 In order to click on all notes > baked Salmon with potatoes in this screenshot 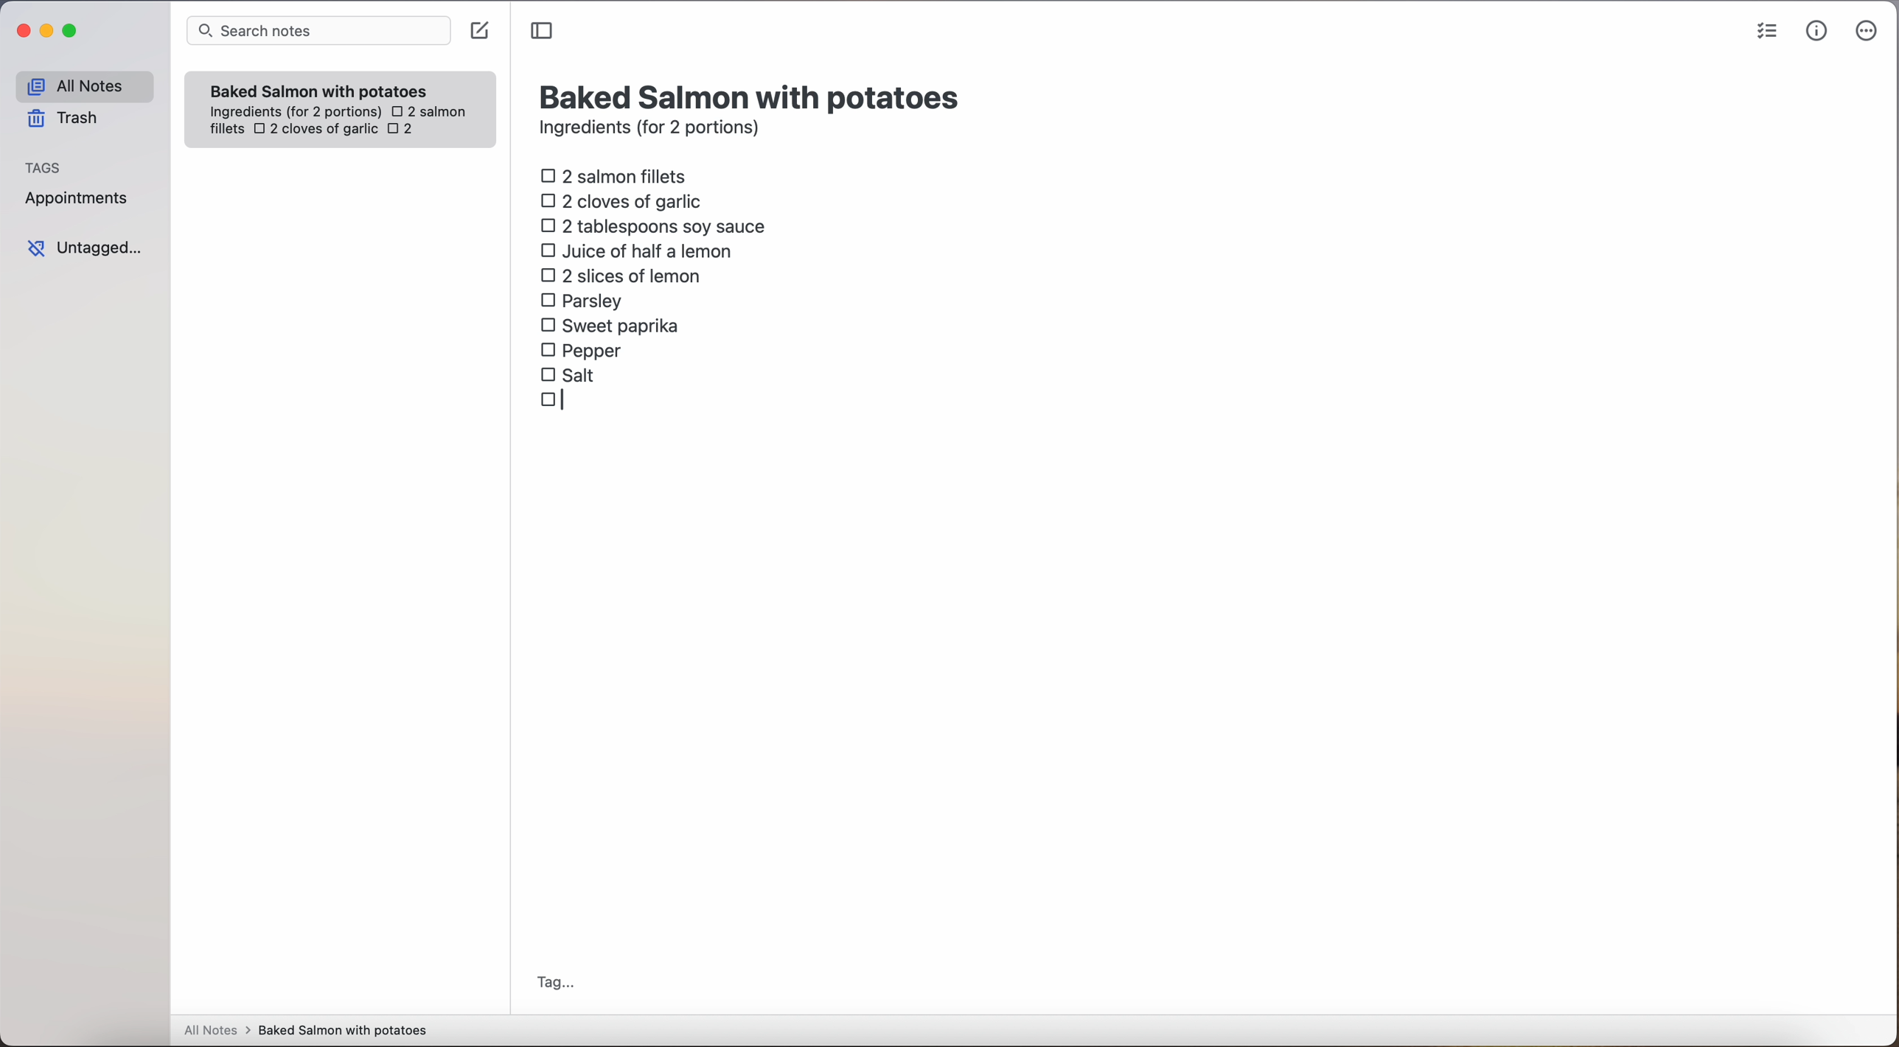, I will do `click(306, 1029)`.